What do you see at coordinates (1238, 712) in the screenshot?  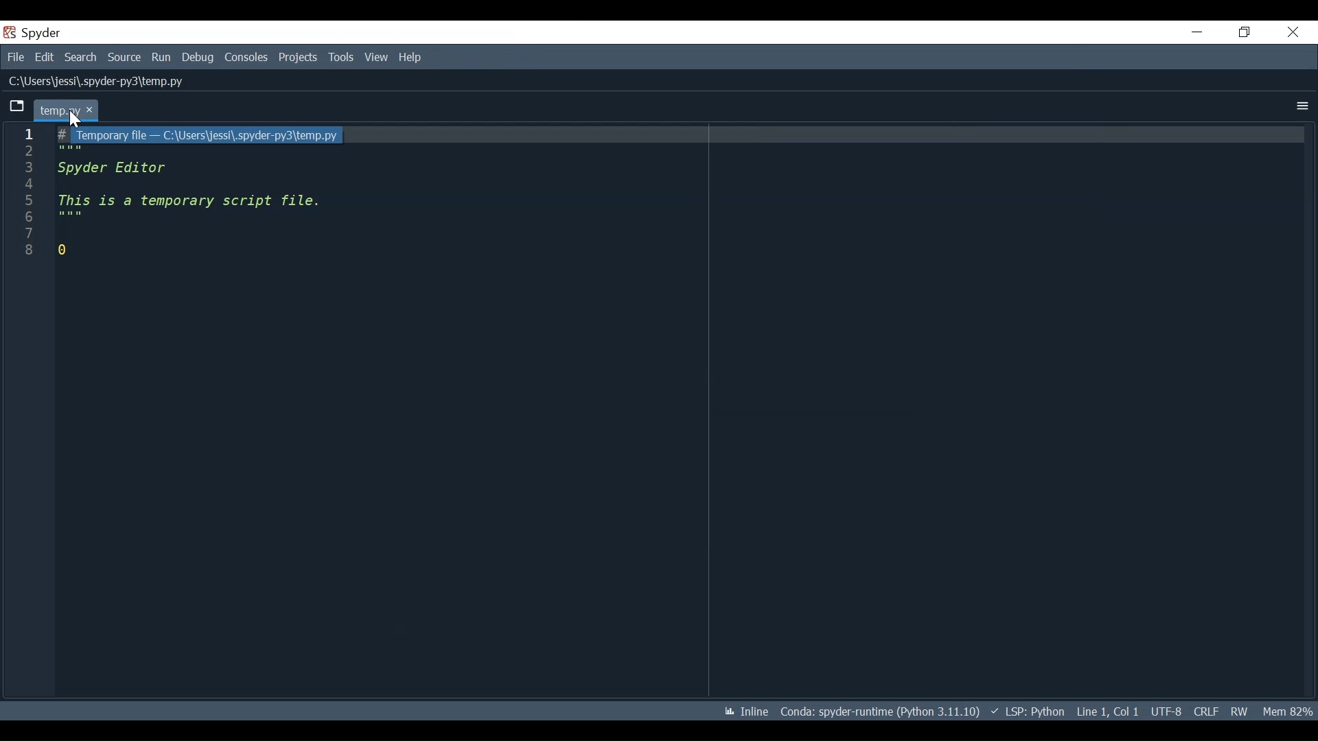 I see `File Permission` at bounding box center [1238, 712].